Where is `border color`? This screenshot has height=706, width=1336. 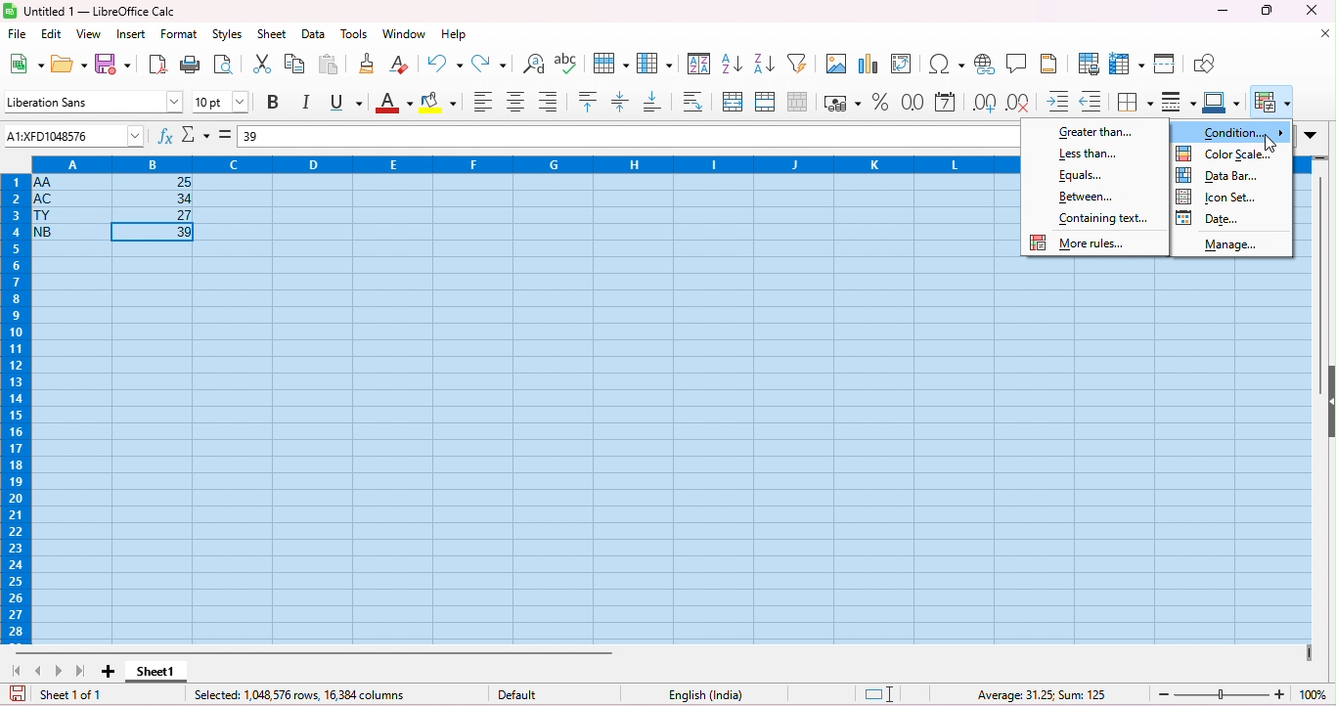 border color is located at coordinates (1224, 102).